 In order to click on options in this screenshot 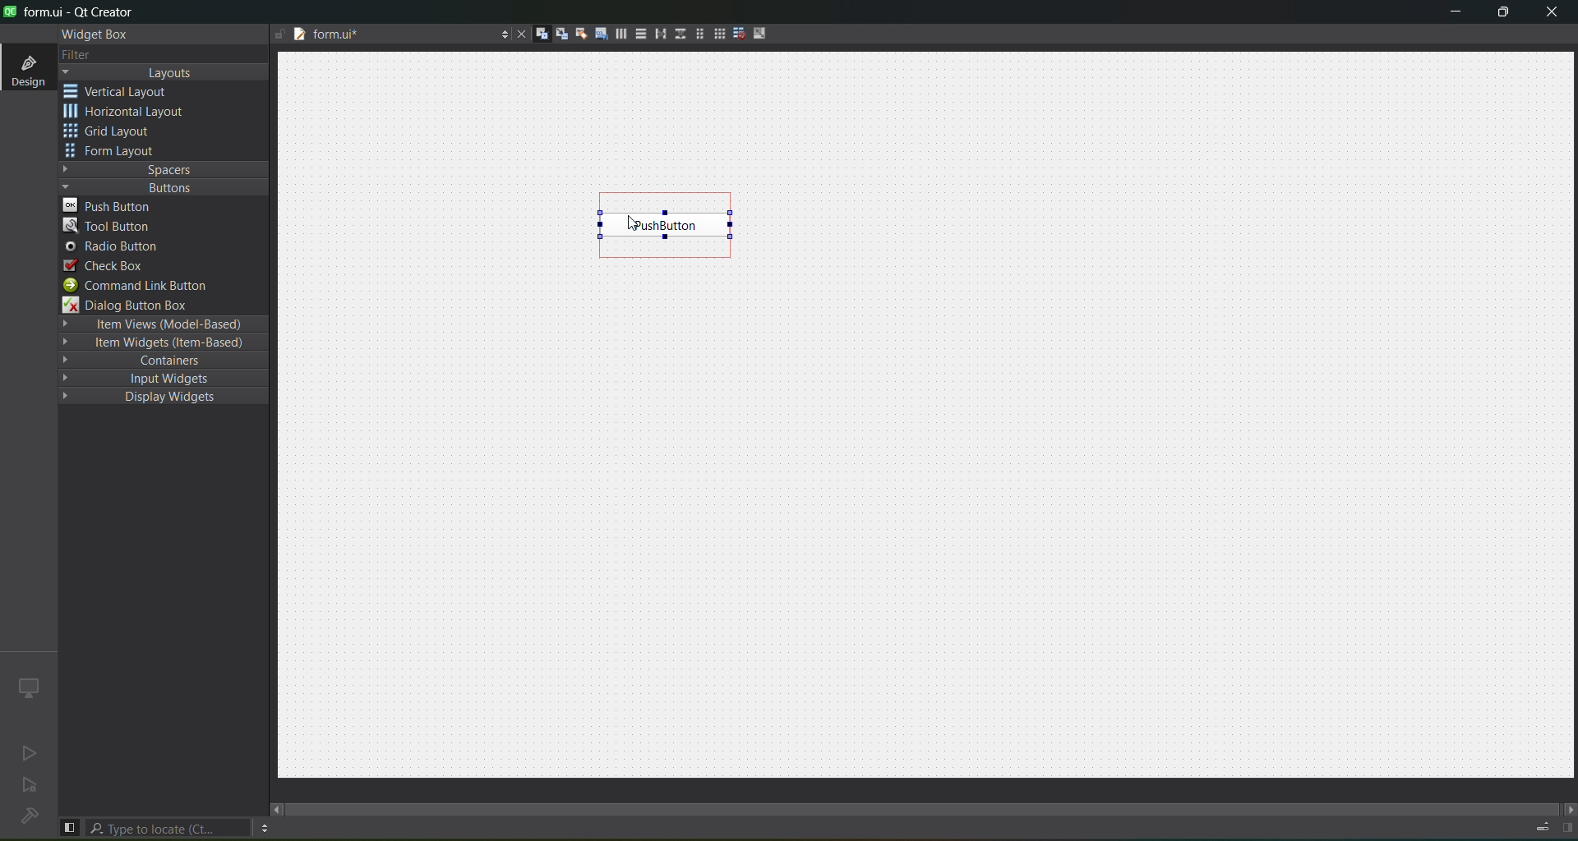, I will do `click(264, 828)`.